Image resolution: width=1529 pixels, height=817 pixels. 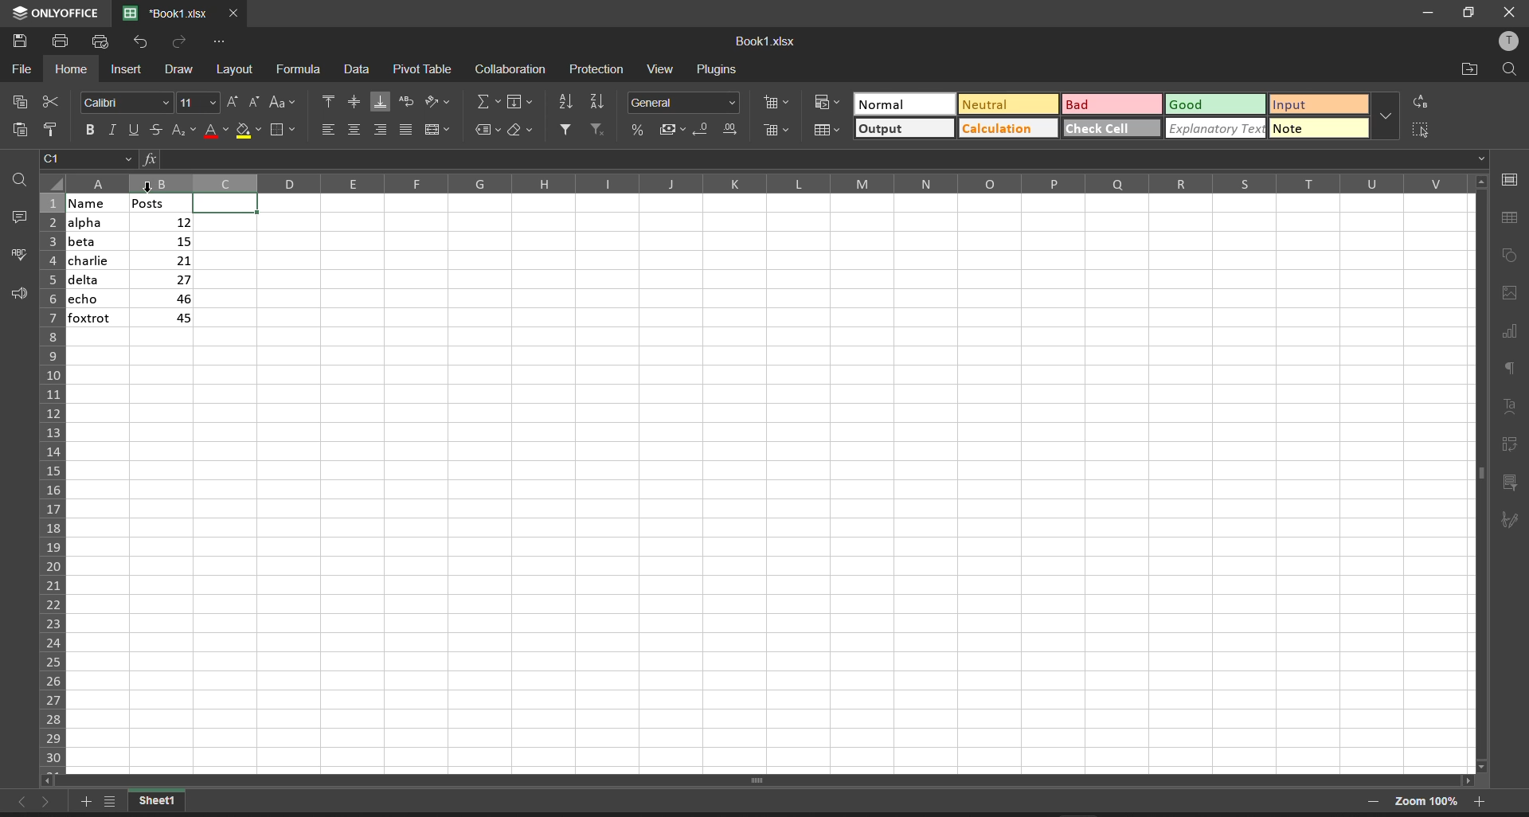 What do you see at coordinates (19, 221) in the screenshot?
I see `comments` at bounding box center [19, 221].